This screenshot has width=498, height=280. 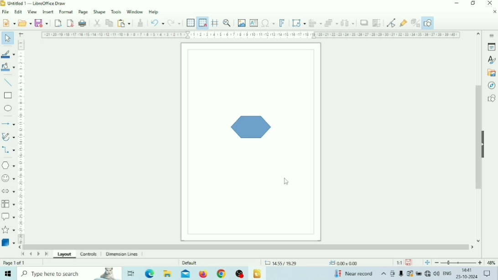 I want to click on Save, so click(x=409, y=263).